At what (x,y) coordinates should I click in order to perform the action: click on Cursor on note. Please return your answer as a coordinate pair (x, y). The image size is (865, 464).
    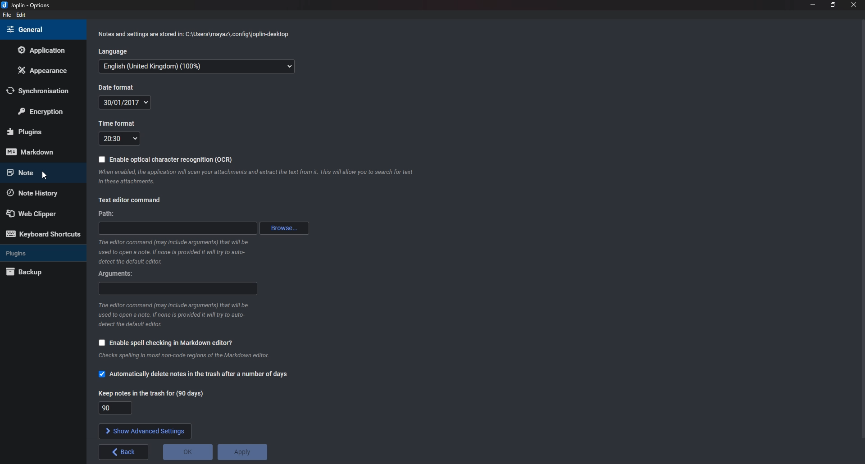
    Looking at the image, I should click on (37, 173).